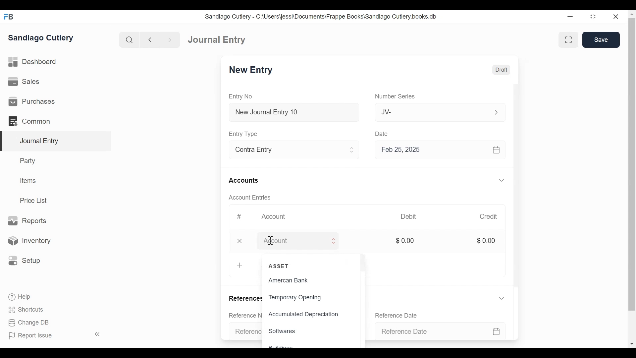 This screenshot has width=636, height=358. I want to click on Entry Type, so click(247, 134).